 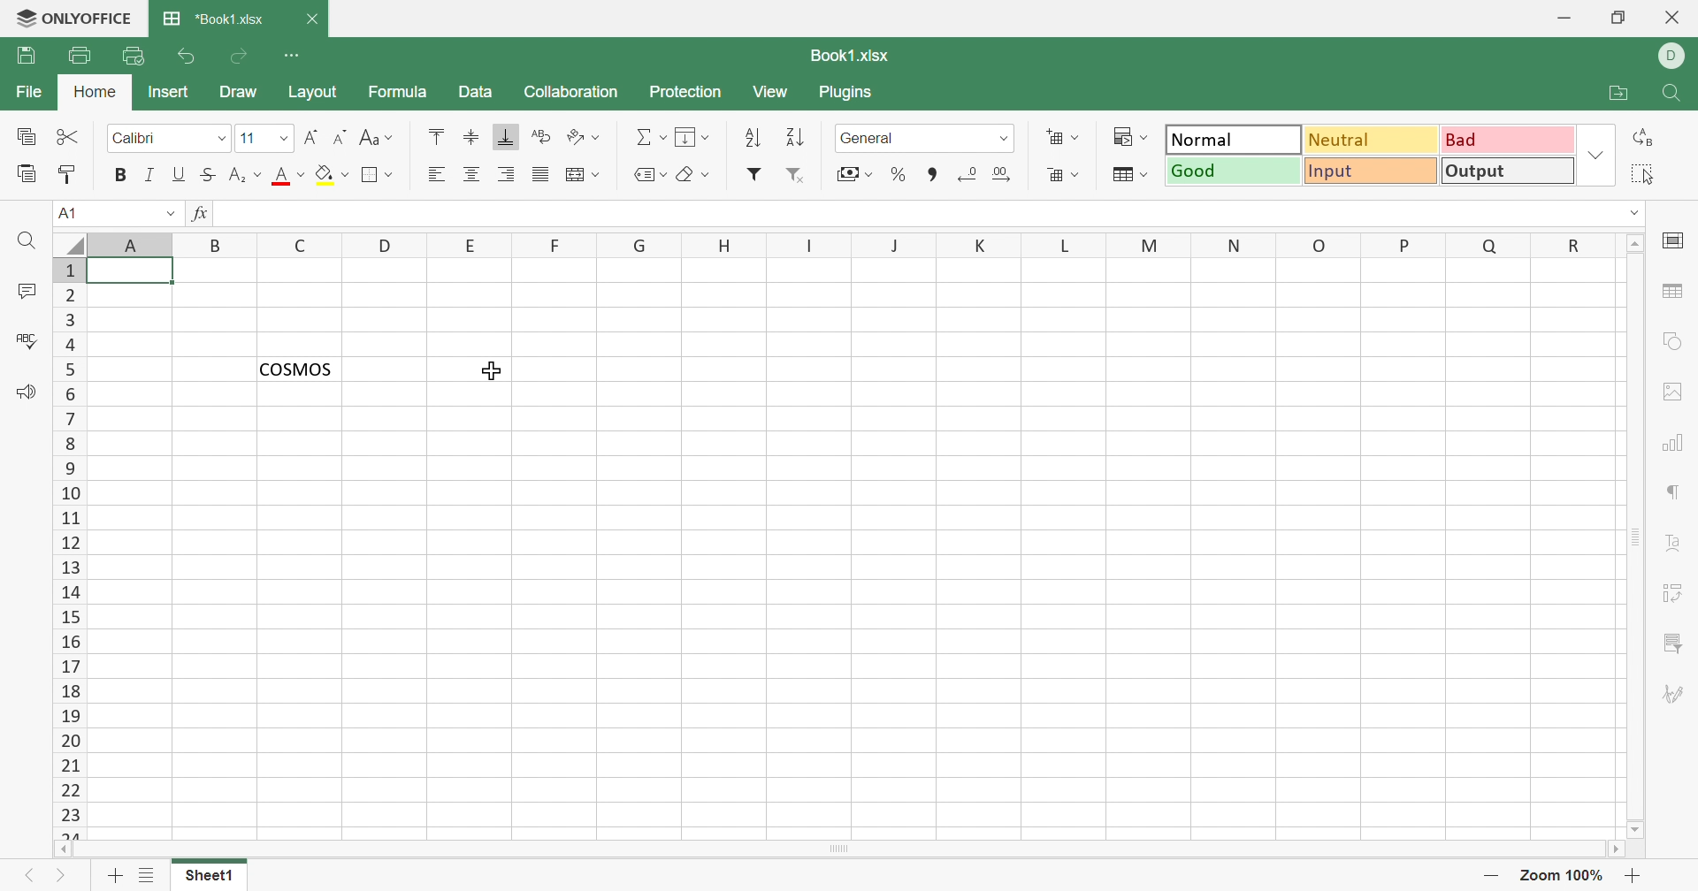 I want to click on Input, so click(x=1369, y=171).